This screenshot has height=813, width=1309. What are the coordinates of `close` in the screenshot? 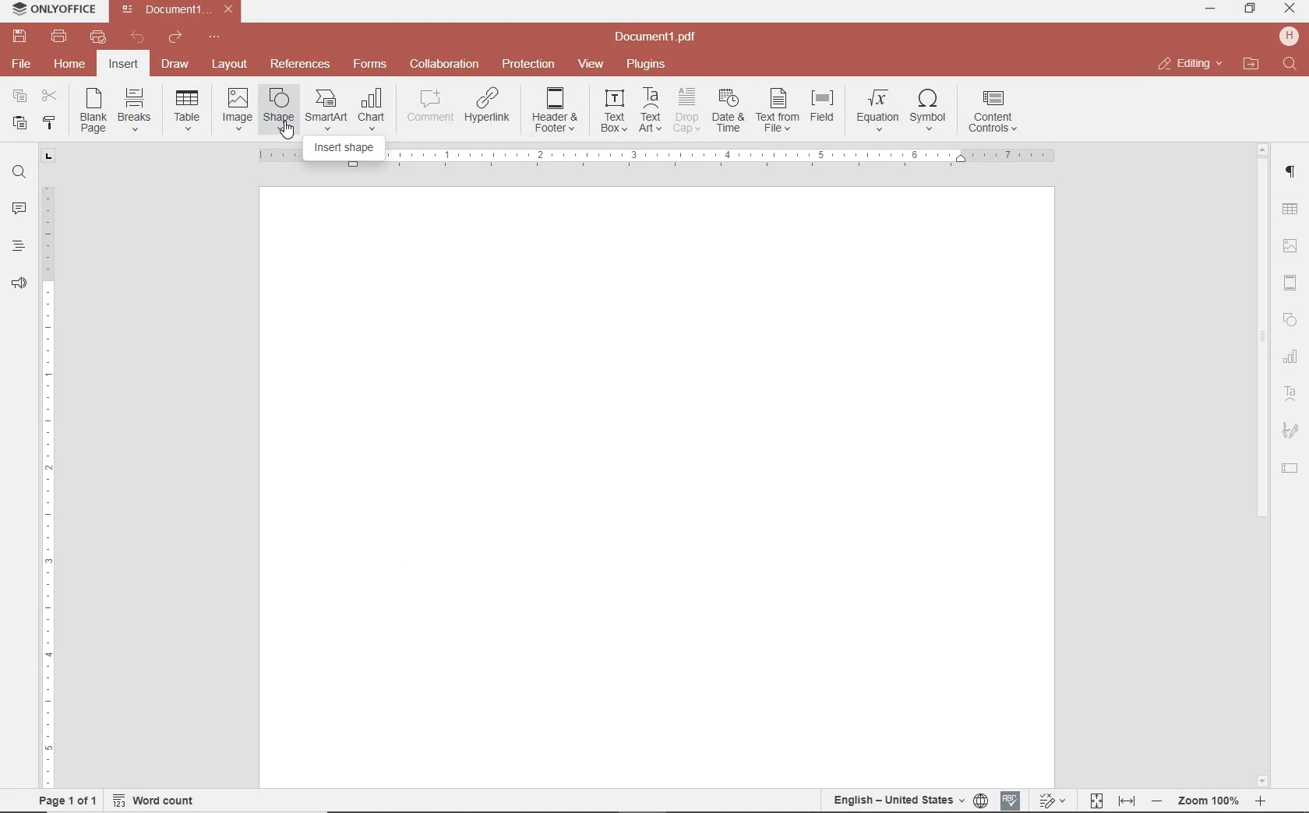 It's located at (1189, 64).